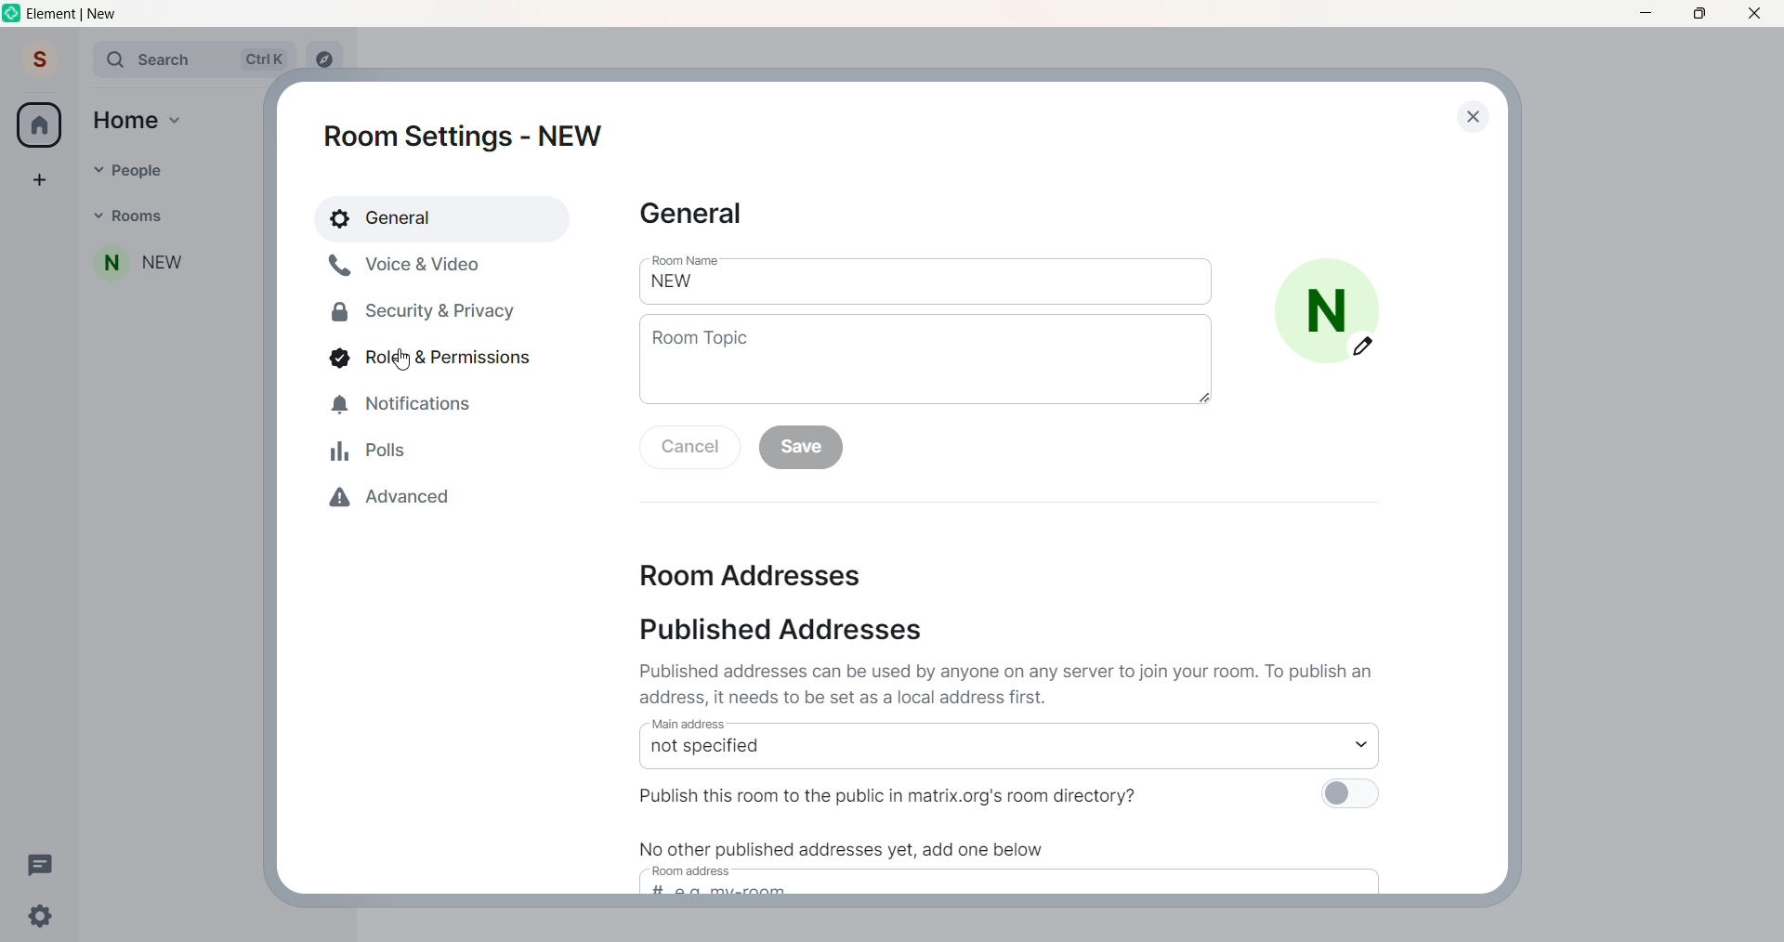 This screenshot has width=1784, height=942. I want to click on search, so click(184, 58).